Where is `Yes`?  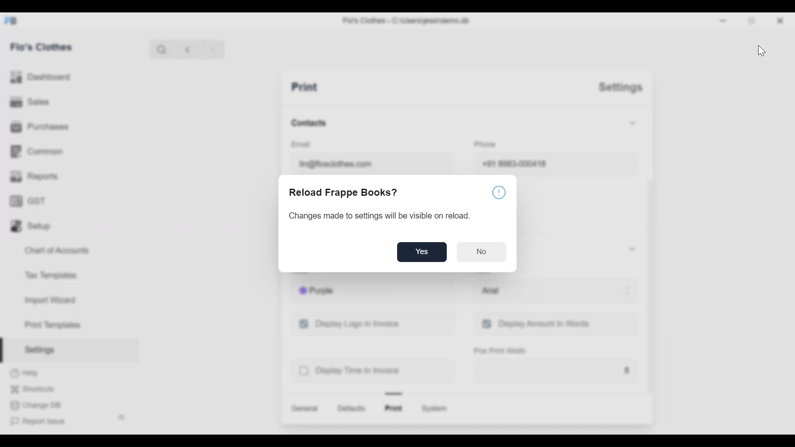
Yes is located at coordinates (422, 252).